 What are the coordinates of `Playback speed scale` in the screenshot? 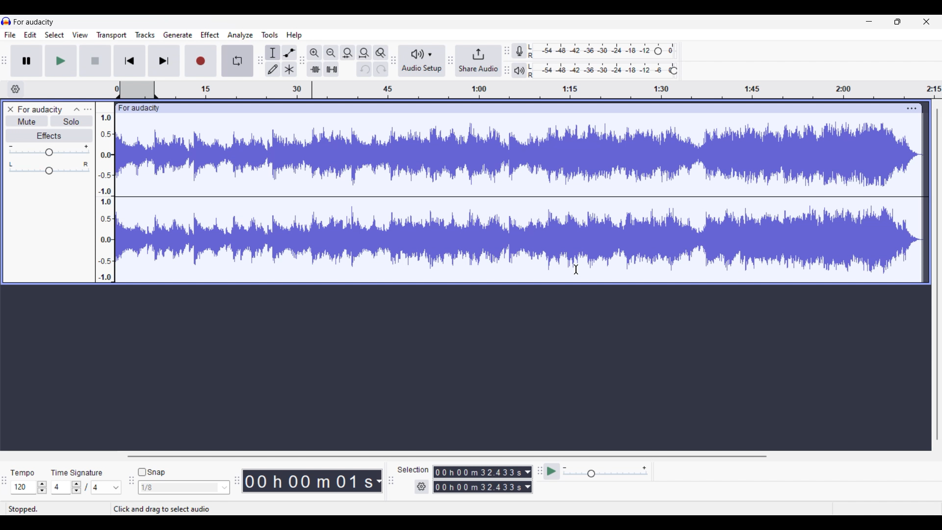 It's located at (605, 471).